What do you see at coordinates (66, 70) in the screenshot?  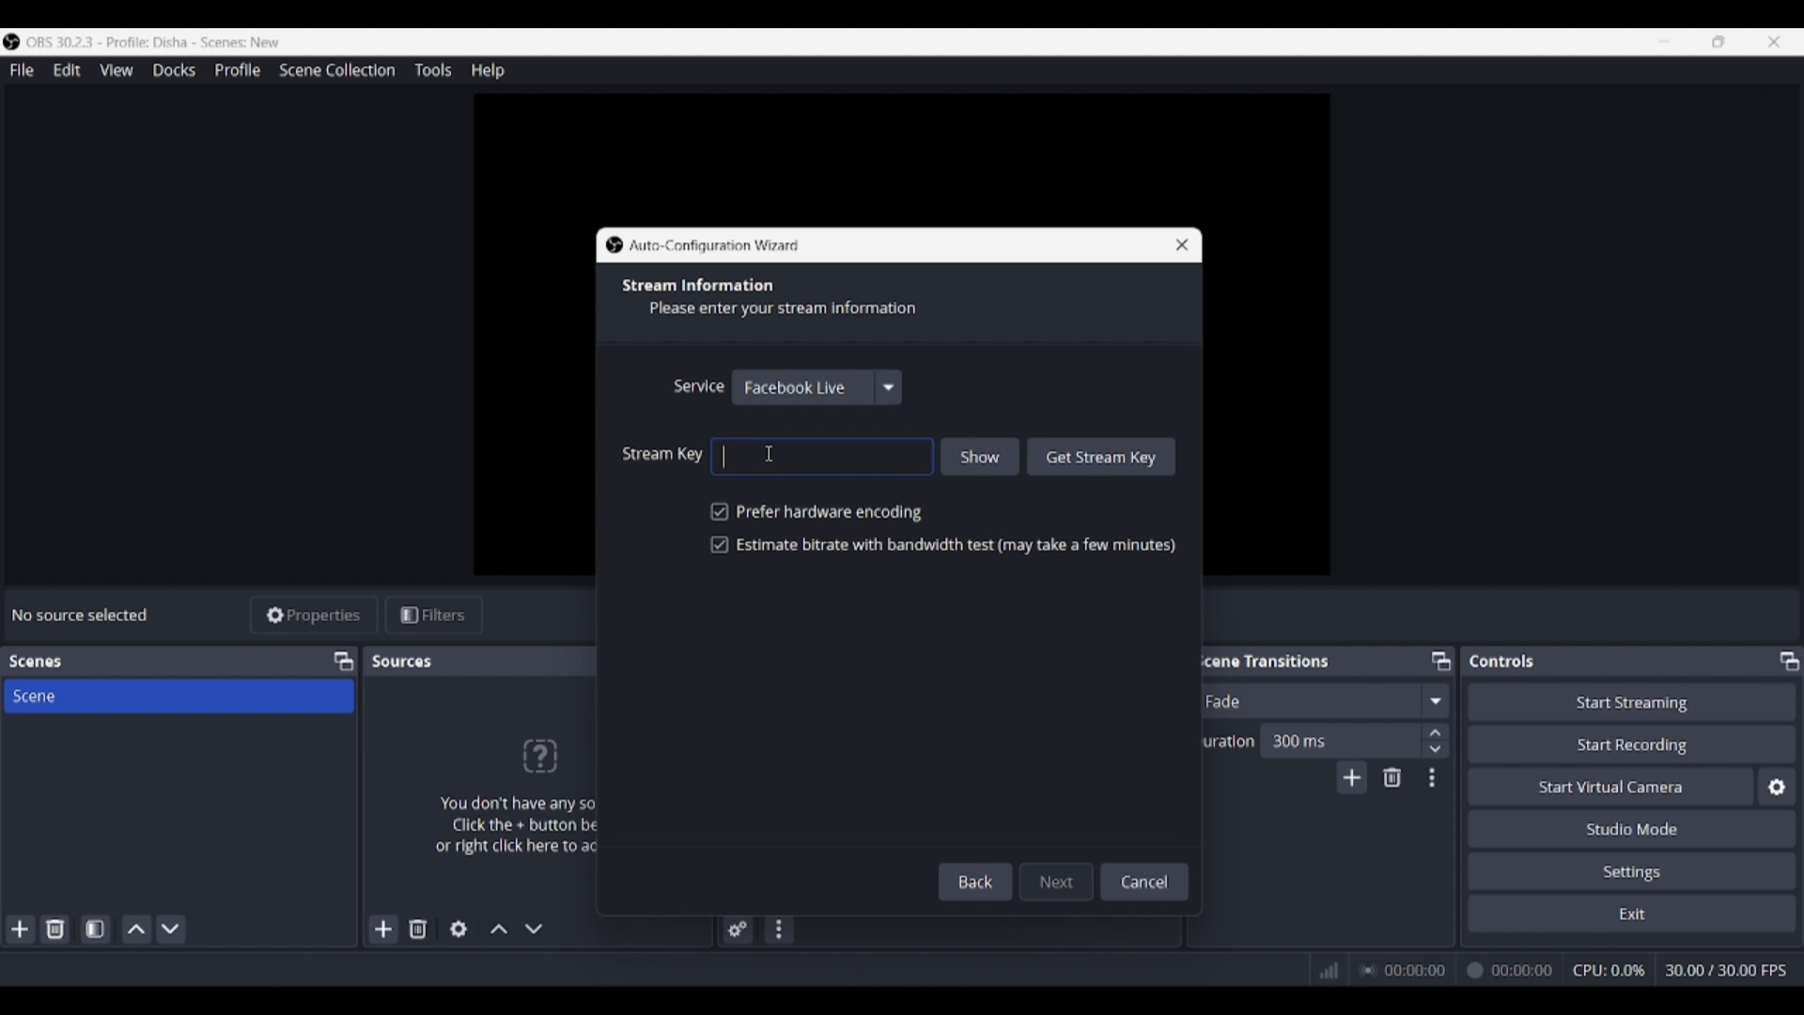 I see `Edit menu` at bounding box center [66, 70].